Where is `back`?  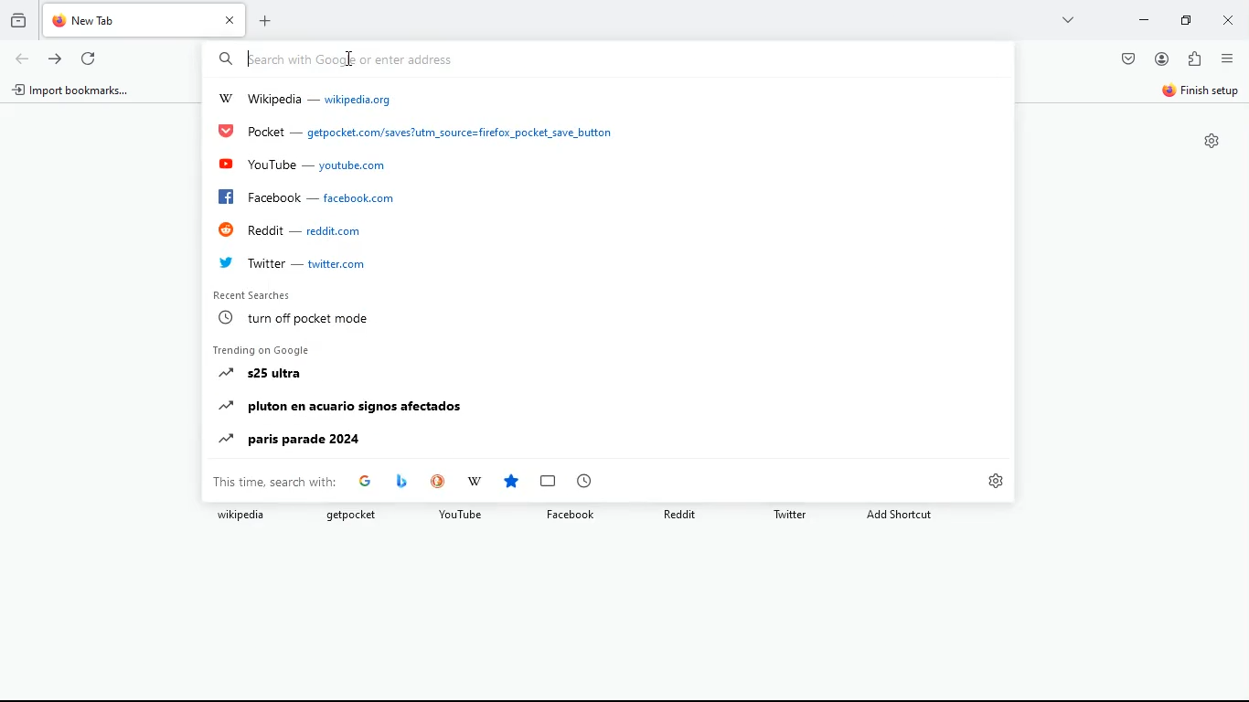
back is located at coordinates (21, 58).